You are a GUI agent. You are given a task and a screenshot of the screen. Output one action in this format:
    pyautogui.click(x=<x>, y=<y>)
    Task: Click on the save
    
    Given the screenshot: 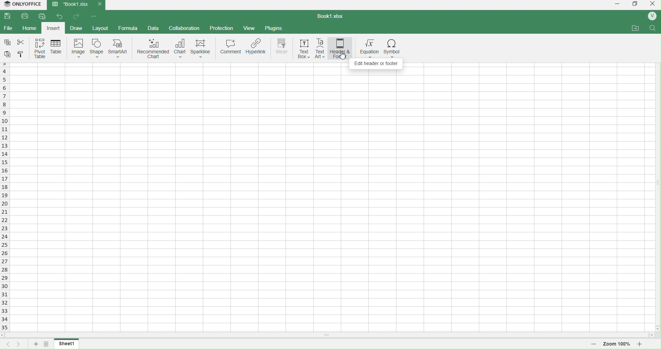 What is the action you would take?
    pyautogui.click(x=9, y=16)
    